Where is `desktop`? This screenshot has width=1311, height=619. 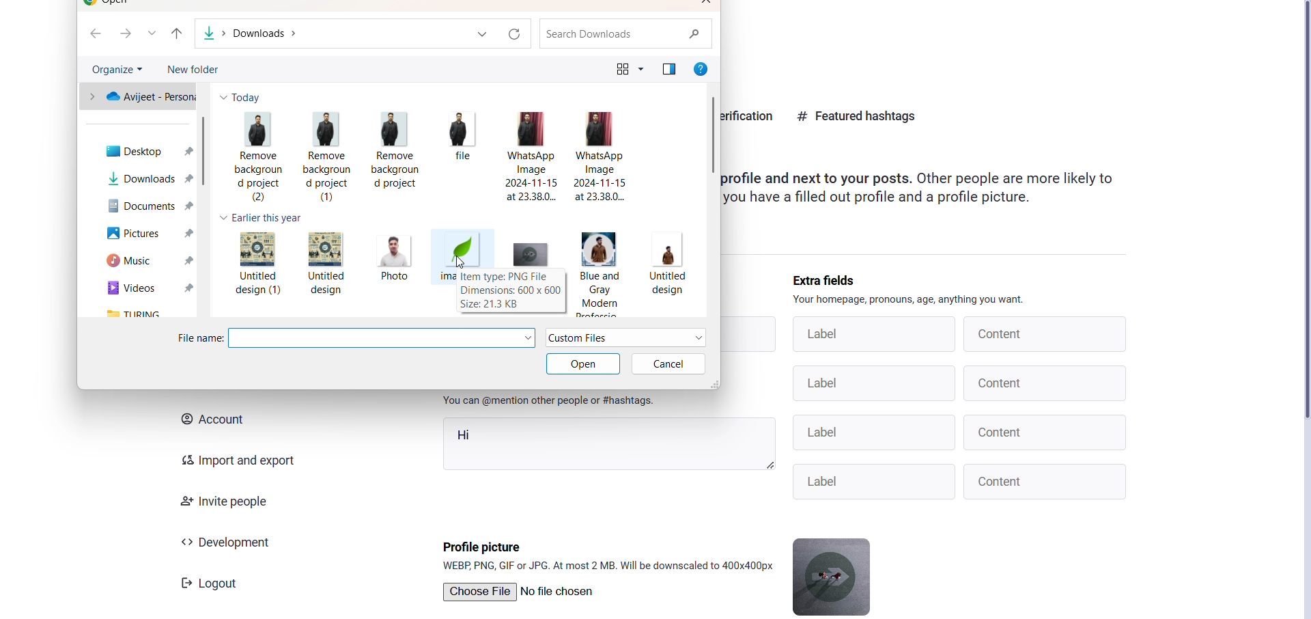
desktop is located at coordinates (146, 152).